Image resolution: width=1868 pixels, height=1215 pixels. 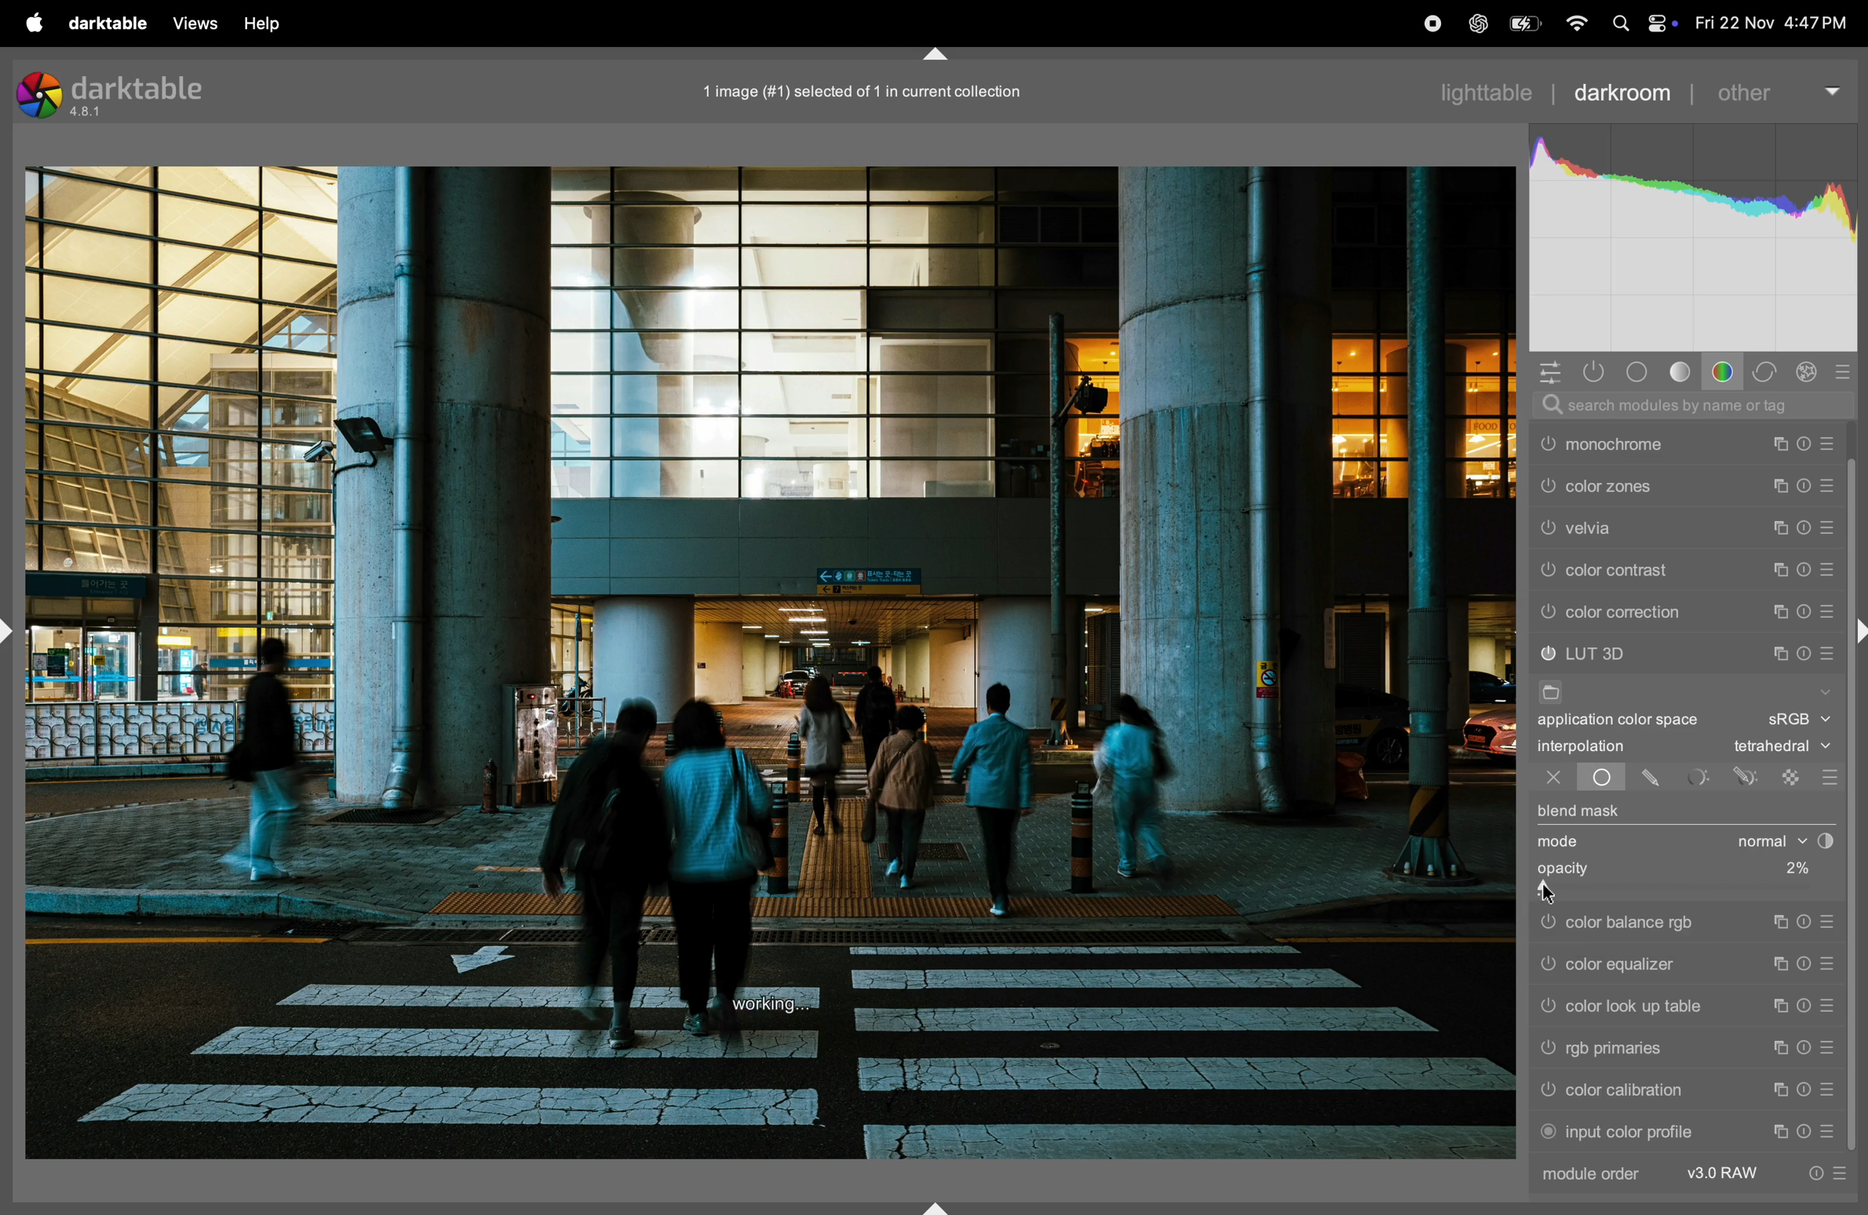 What do you see at coordinates (1782, 843) in the screenshot?
I see `normal` at bounding box center [1782, 843].